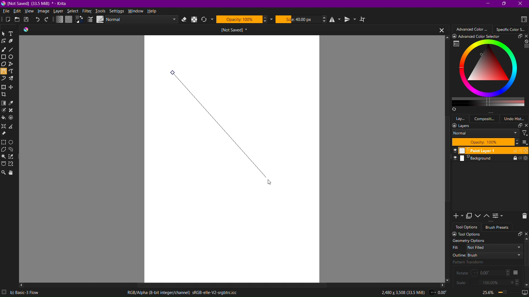 The image size is (529, 297). What do you see at coordinates (521, 4) in the screenshot?
I see `Close` at bounding box center [521, 4].